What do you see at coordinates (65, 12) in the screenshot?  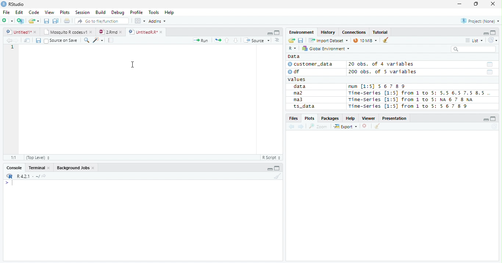 I see `Plots` at bounding box center [65, 12].